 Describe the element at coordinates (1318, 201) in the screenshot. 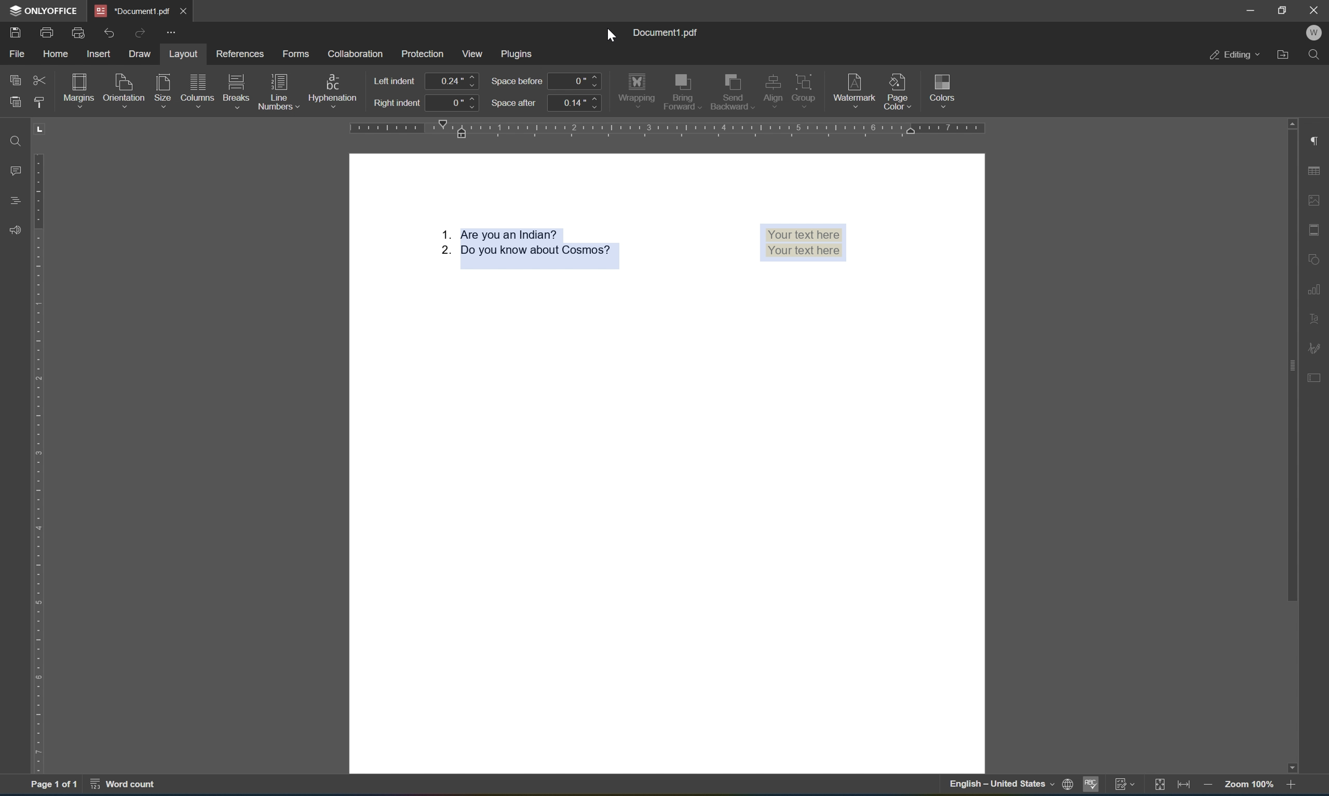

I see `image settings` at that location.